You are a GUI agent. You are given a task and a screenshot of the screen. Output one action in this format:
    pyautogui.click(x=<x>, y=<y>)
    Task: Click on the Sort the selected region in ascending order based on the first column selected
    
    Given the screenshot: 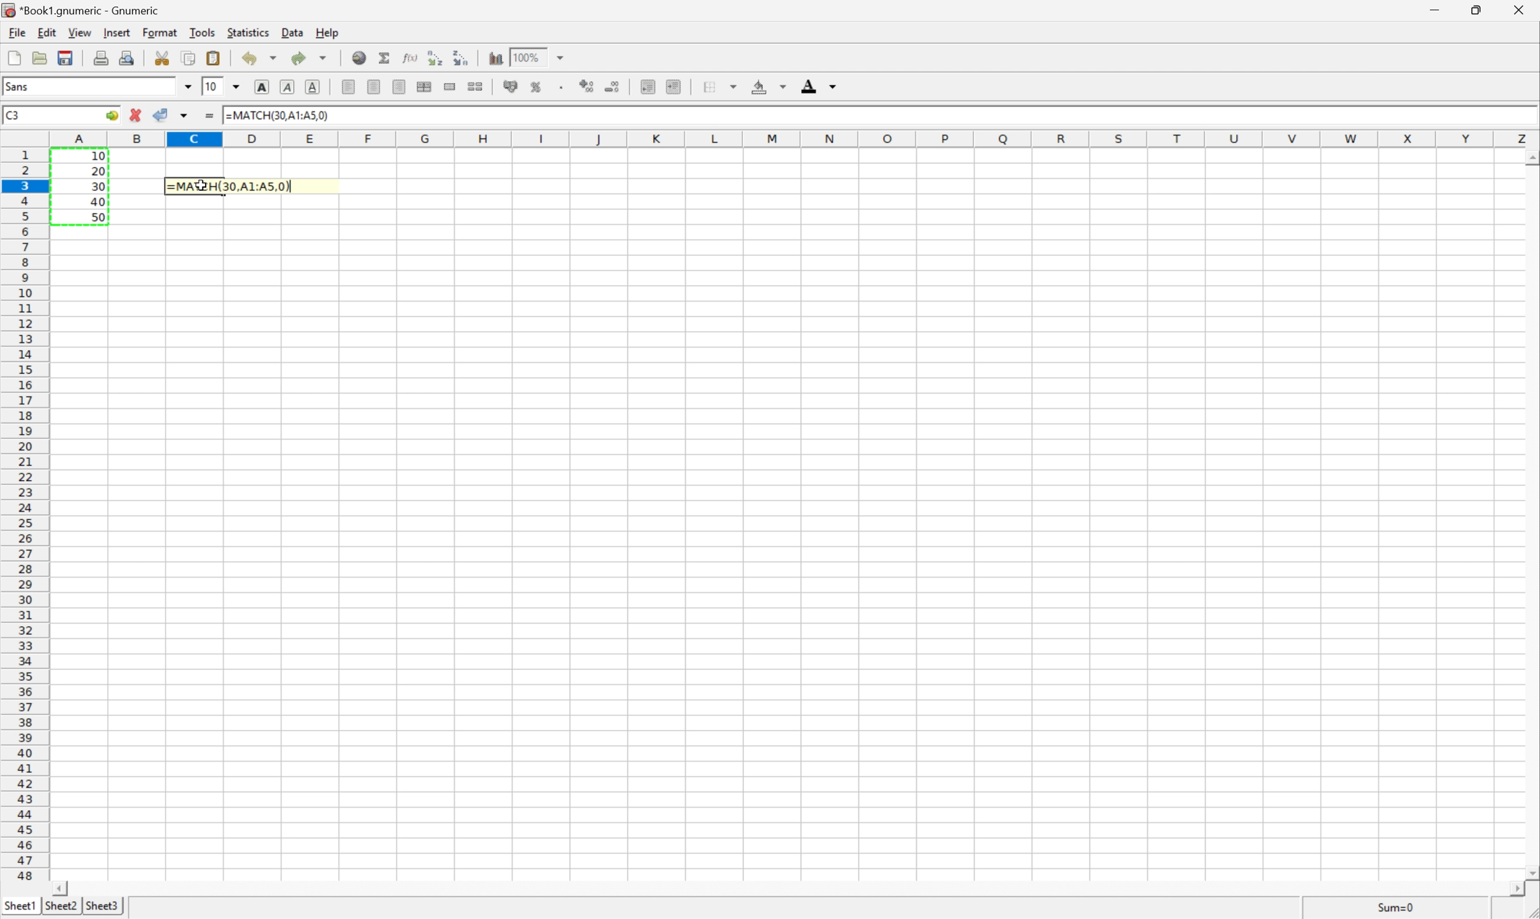 What is the action you would take?
    pyautogui.click(x=435, y=58)
    